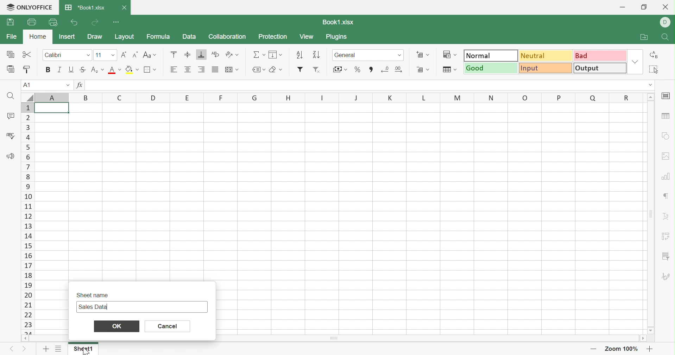  I want to click on Restore Down, so click(643, 7).